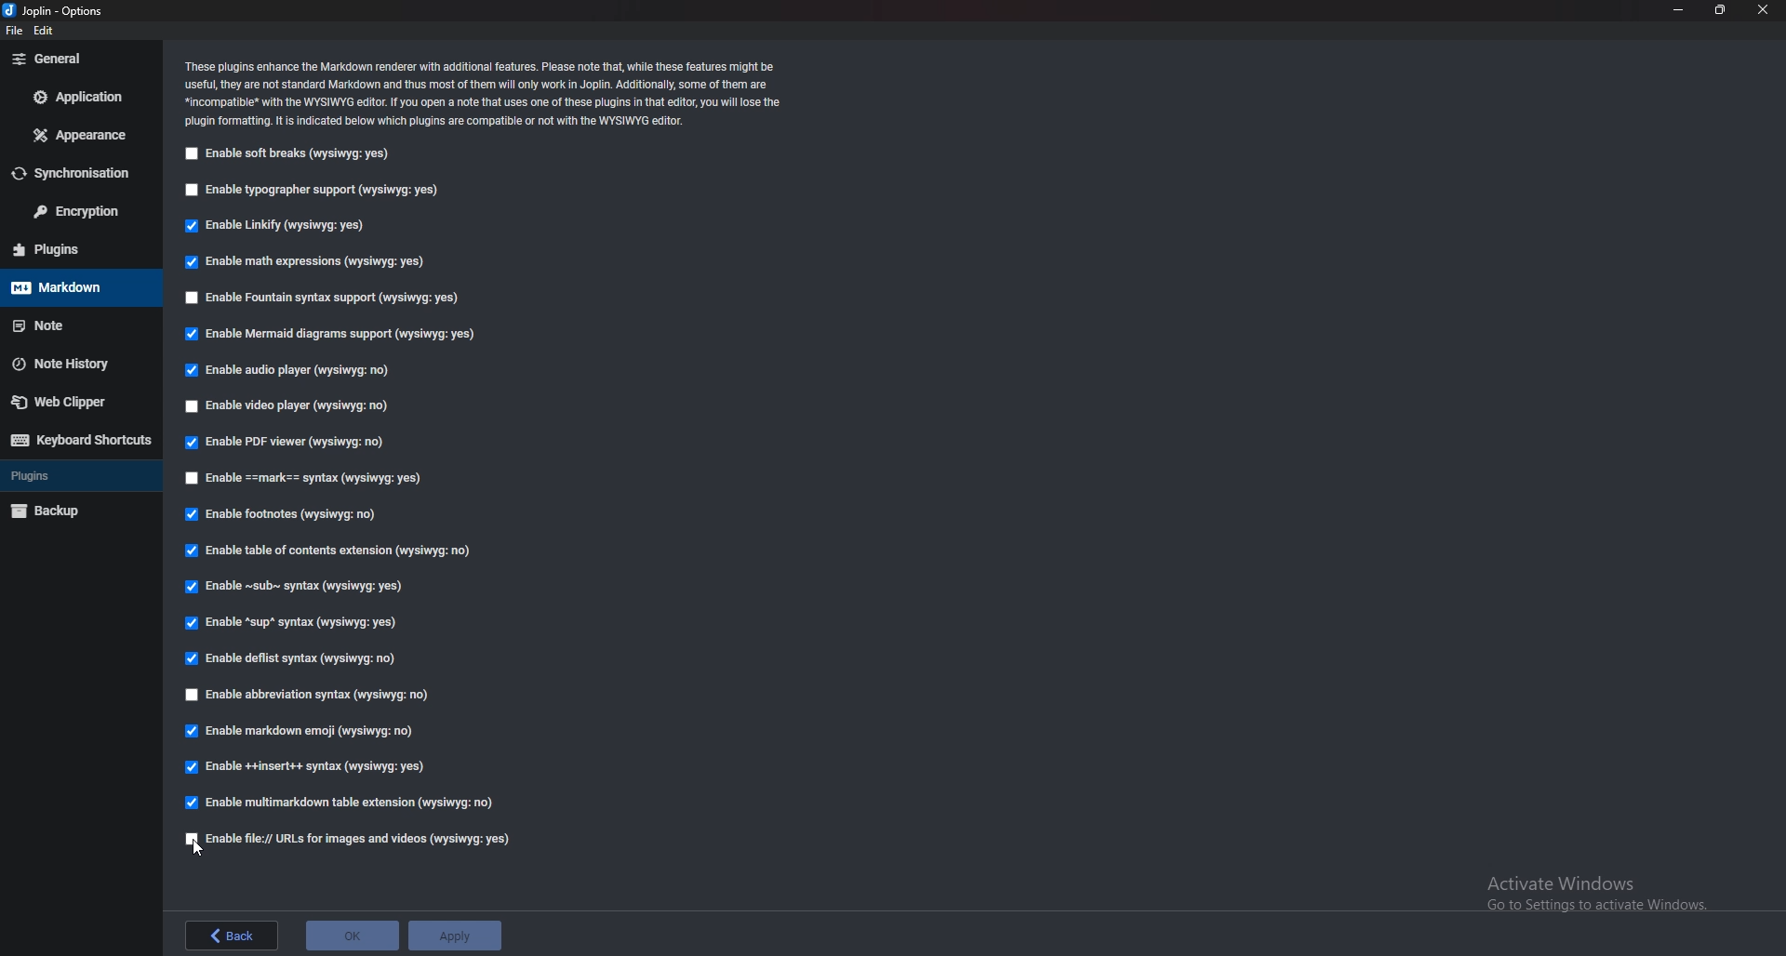 The width and height of the screenshot is (1786, 956). I want to click on close, so click(1764, 10).